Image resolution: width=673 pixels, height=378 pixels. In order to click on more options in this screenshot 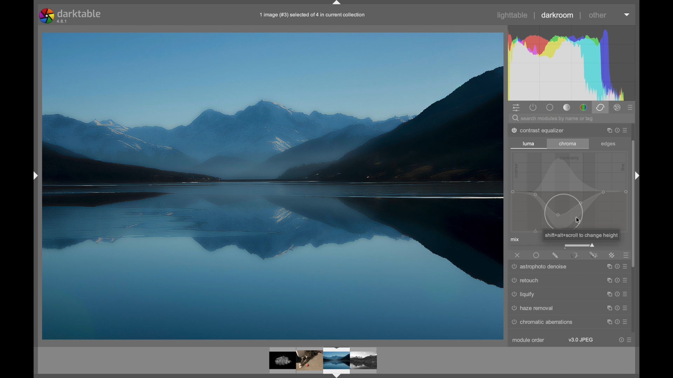, I will do `click(616, 281)`.